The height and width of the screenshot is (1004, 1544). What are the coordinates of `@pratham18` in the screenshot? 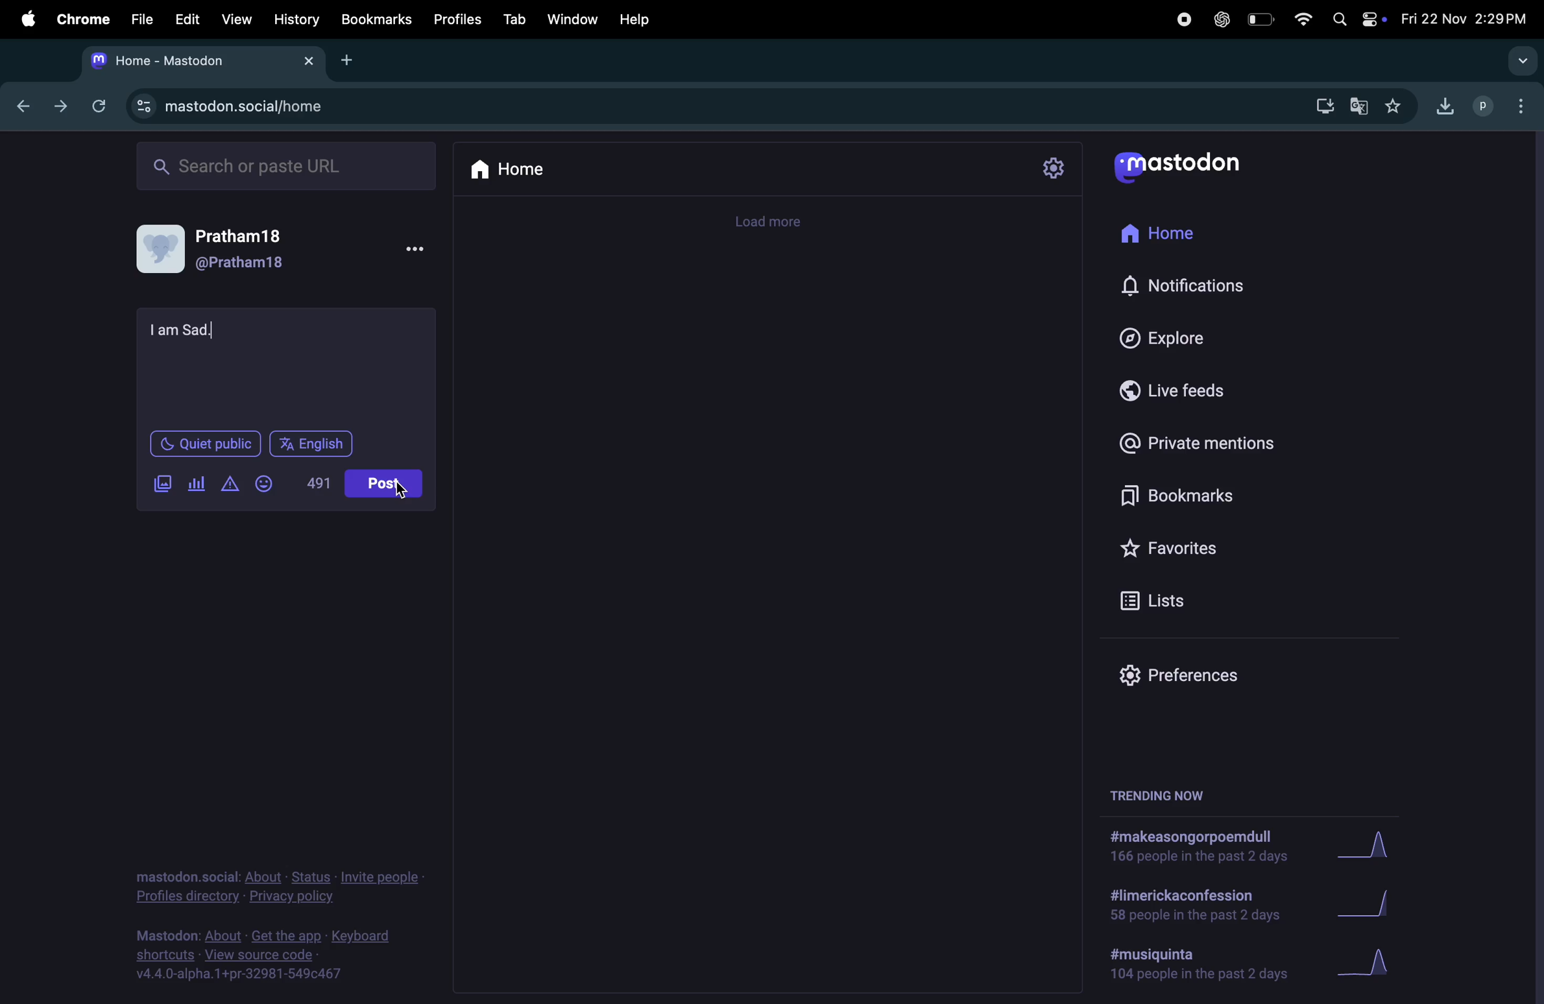 It's located at (241, 263).